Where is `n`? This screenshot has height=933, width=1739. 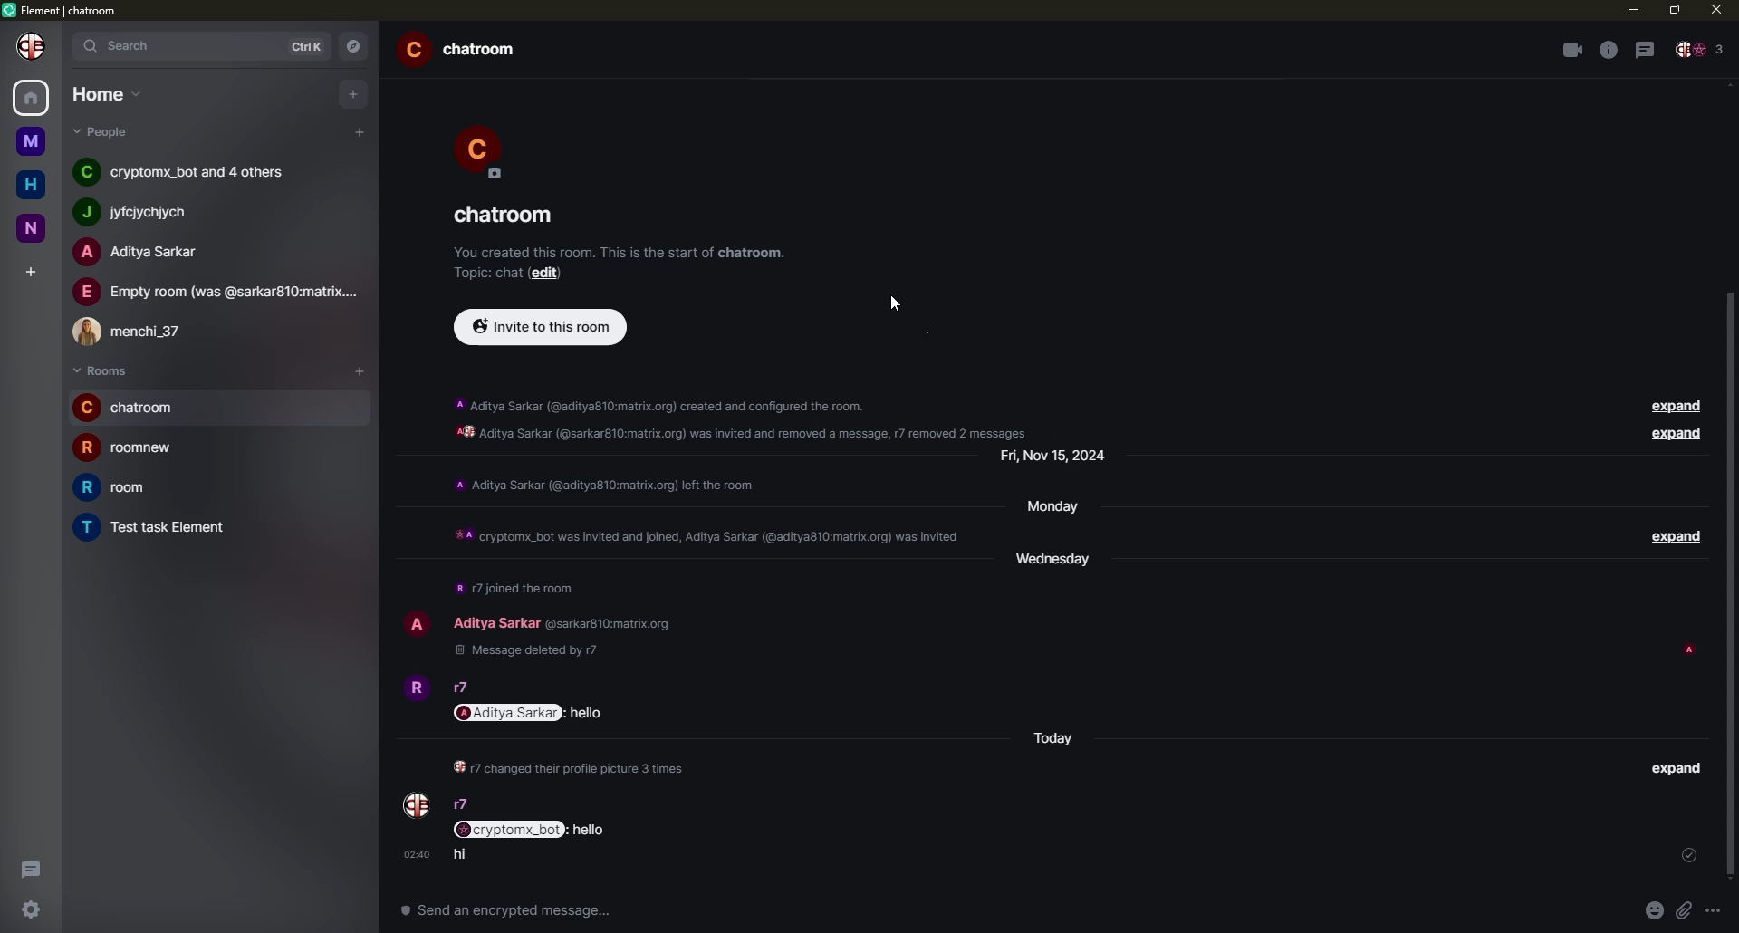
n is located at coordinates (33, 228).